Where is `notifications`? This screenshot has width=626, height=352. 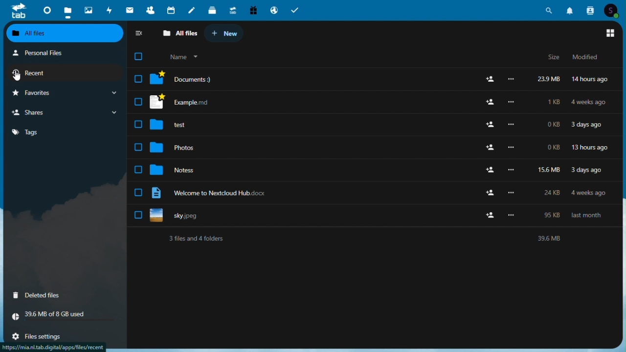 notifications is located at coordinates (570, 11).